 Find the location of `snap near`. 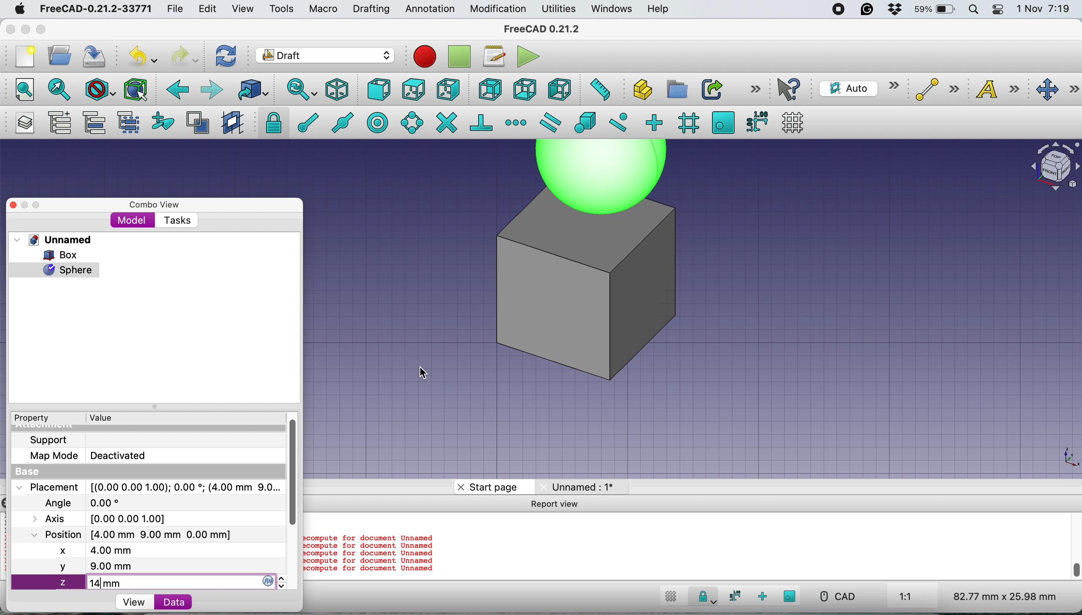

snap near is located at coordinates (618, 121).